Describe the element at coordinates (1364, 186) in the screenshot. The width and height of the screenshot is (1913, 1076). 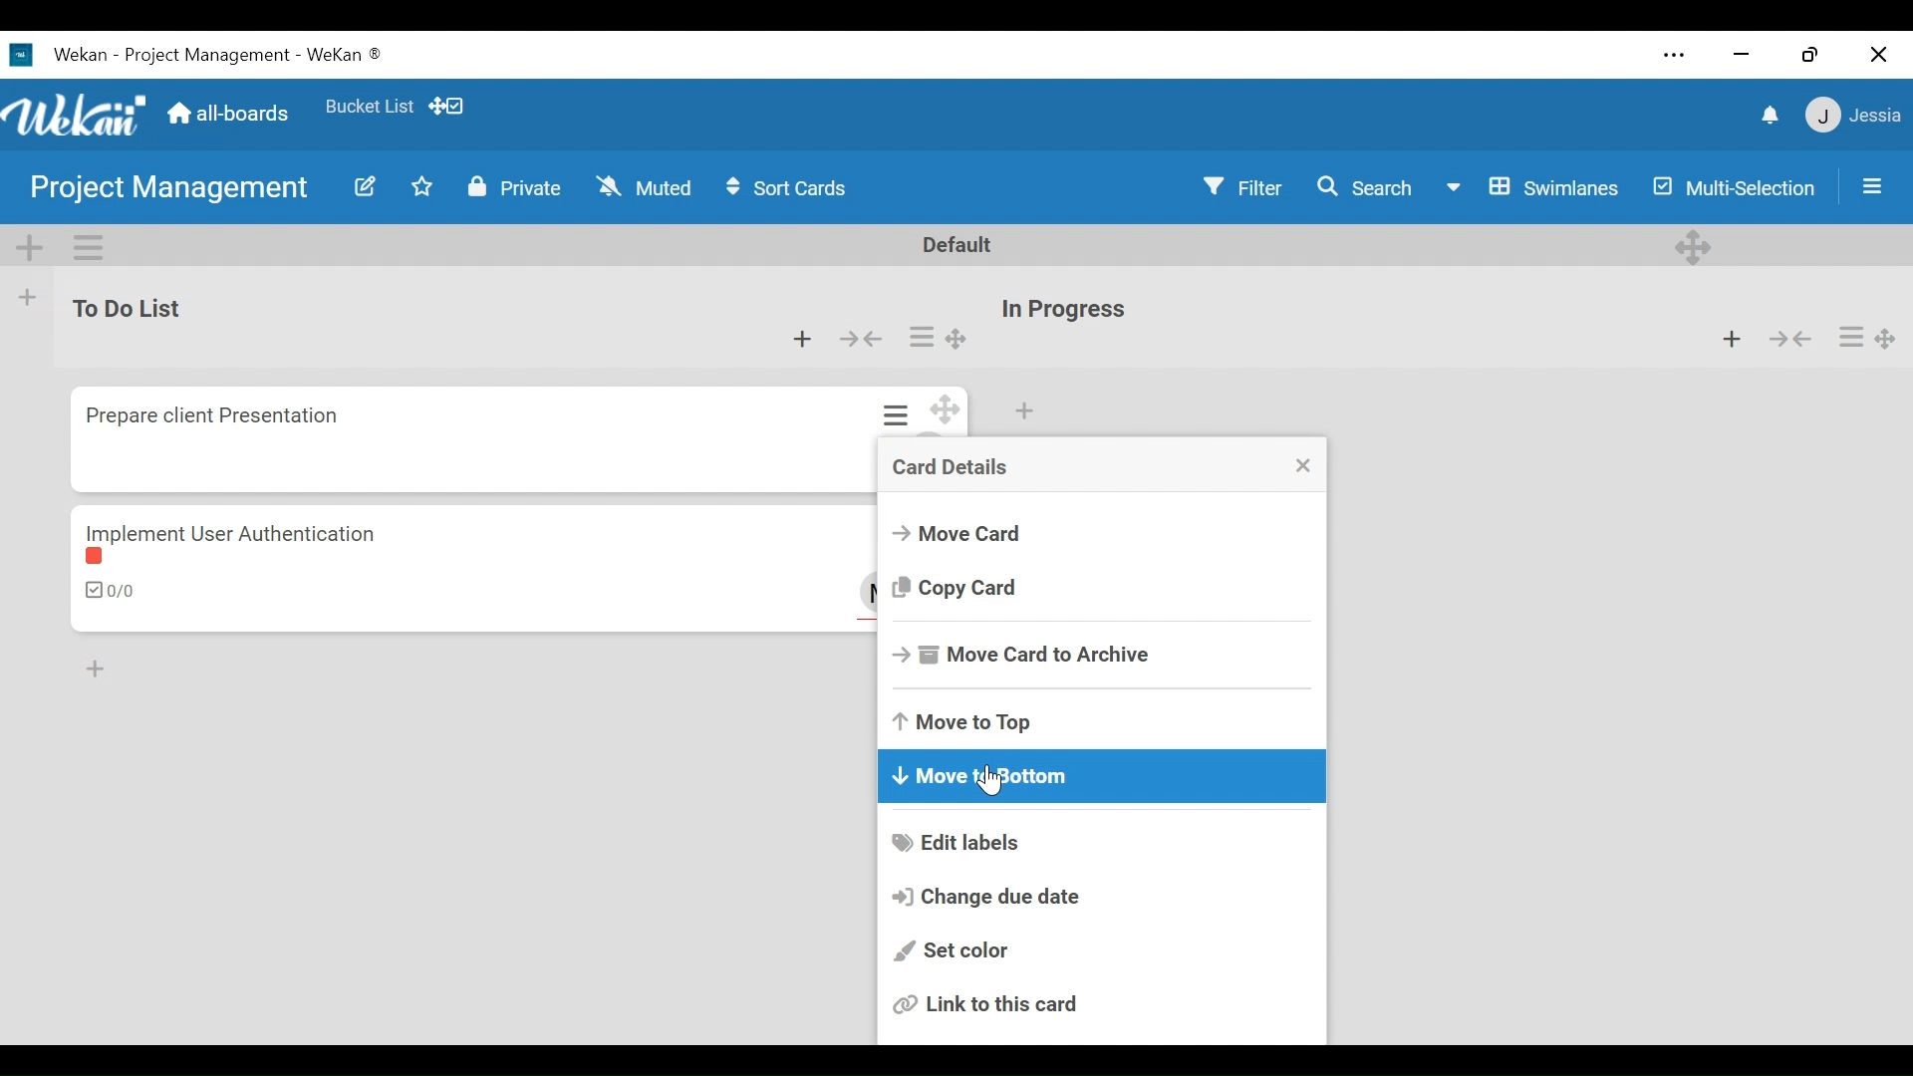
I see `Search` at that location.